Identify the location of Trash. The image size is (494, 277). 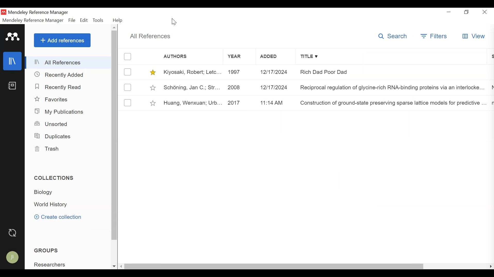
(50, 149).